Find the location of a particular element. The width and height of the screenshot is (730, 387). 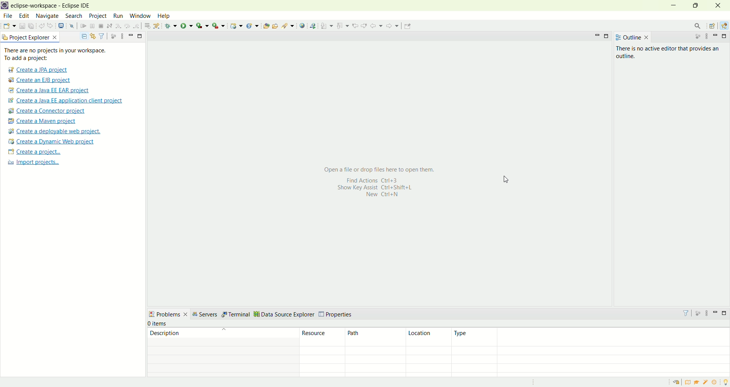

new is located at coordinates (9, 26).